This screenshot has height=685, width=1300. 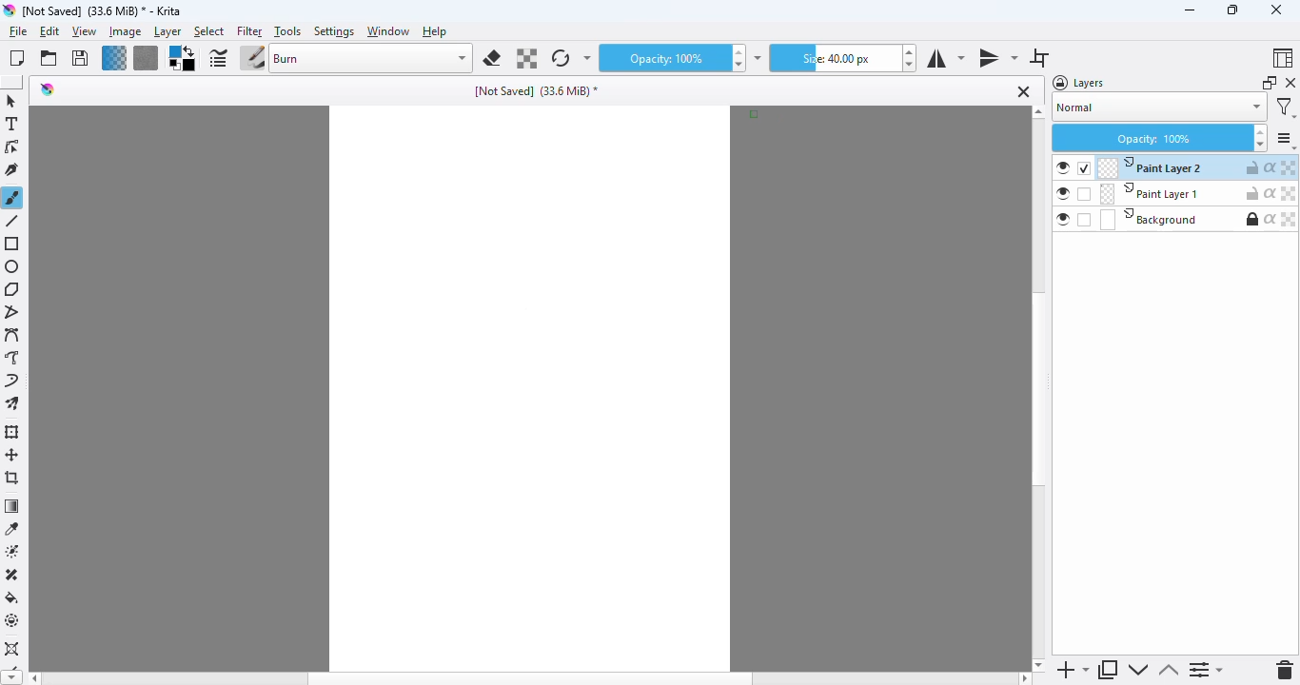 What do you see at coordinates (1281, 58) in the screenshot?
I see `choose workspace` at bounding box center [1281, 58].